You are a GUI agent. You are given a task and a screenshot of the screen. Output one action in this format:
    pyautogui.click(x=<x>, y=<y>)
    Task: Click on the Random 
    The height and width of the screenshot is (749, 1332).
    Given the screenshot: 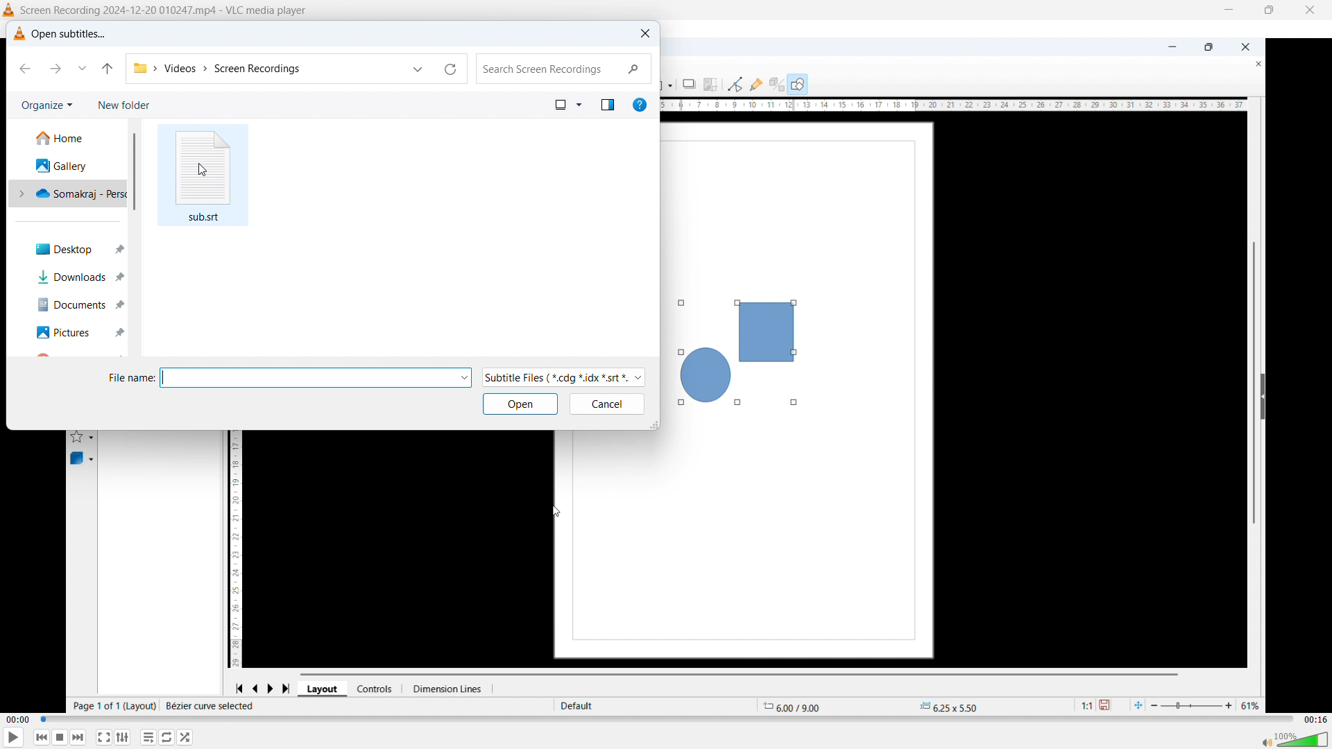 What is the action you would take?
    pyautogui.click(x=186, y=737)
    